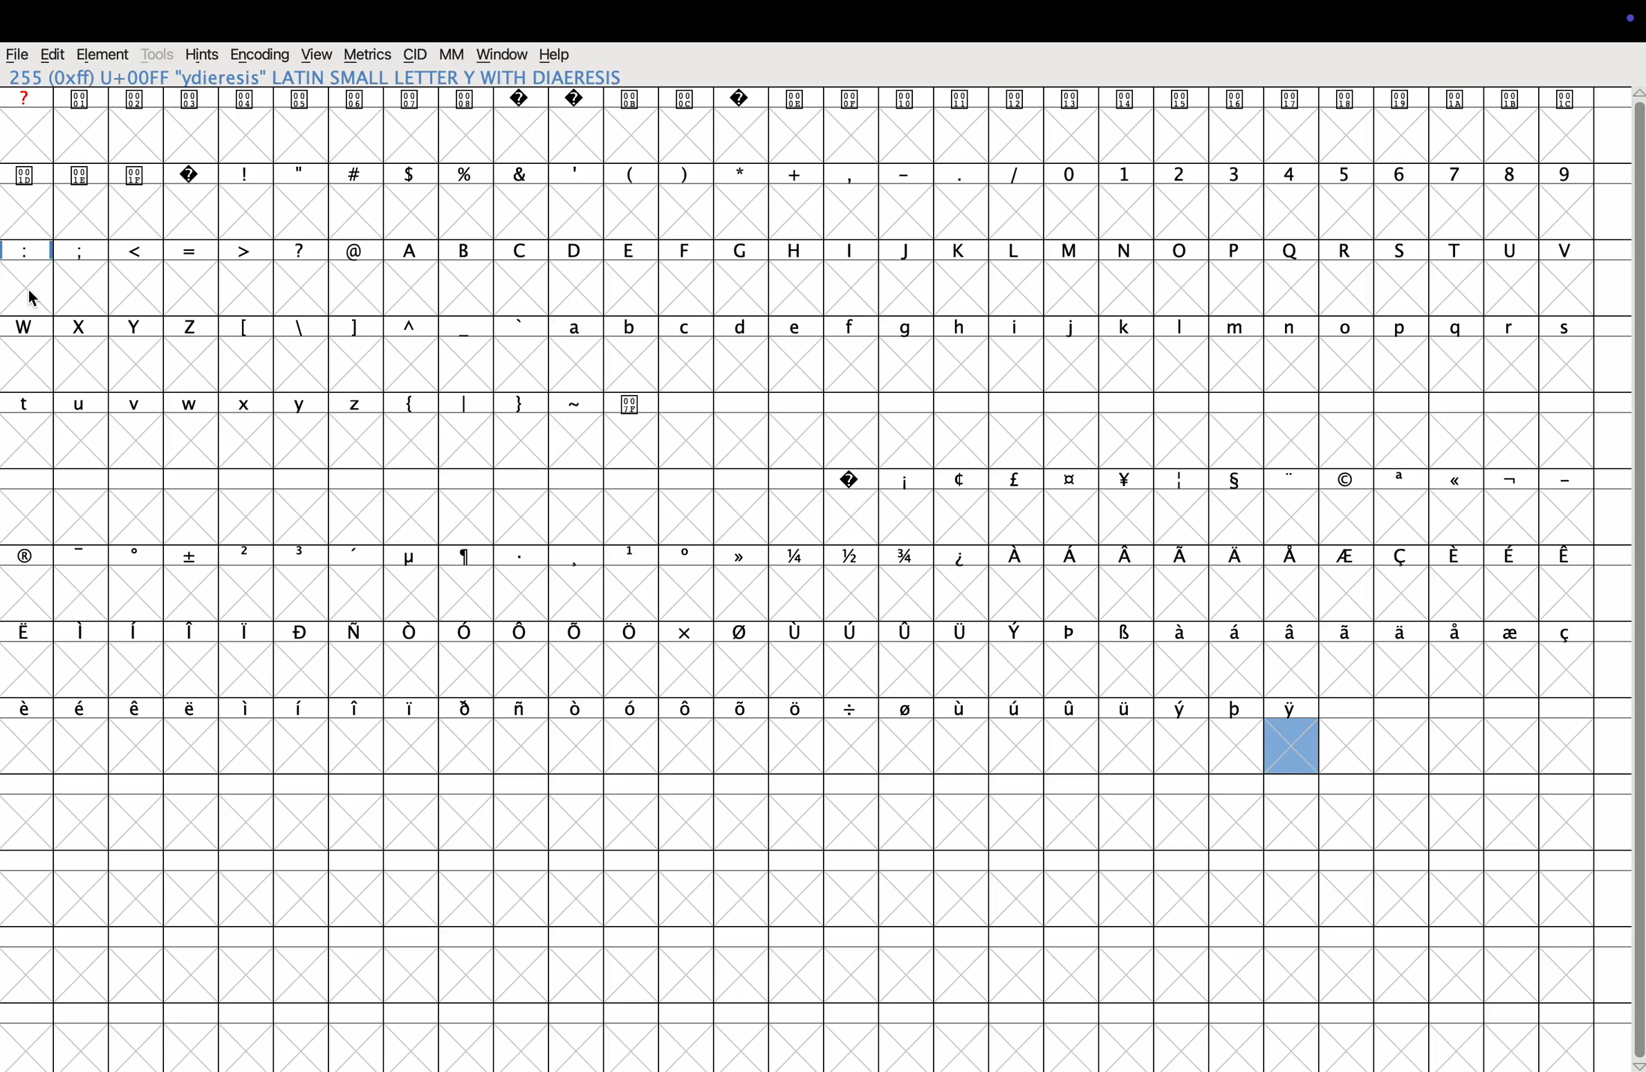 The image size is (1646, 1072). What do you see at coordinates (1020, 273) in the screenshot?
I see `L` at bounding box center [1020, 273].